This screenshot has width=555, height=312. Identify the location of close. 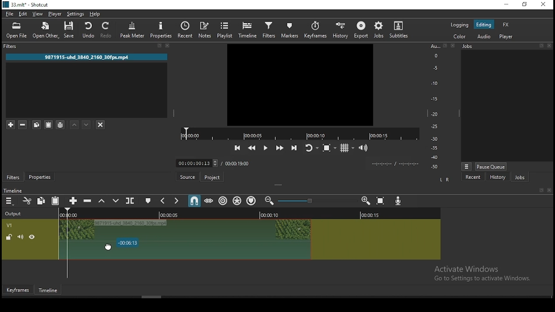
(453, 46).